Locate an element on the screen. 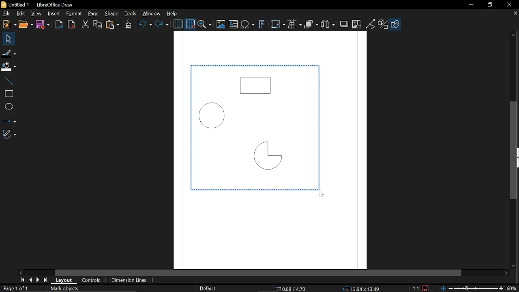  Insert text is located at coordinates (233, 24).